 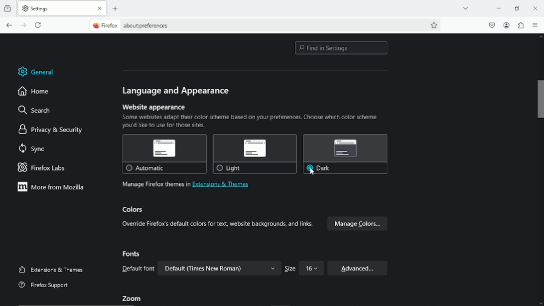 What do you see at coordinates (536, 7) in the screenshot?
I see `Close` at bounding box center [536, 7].